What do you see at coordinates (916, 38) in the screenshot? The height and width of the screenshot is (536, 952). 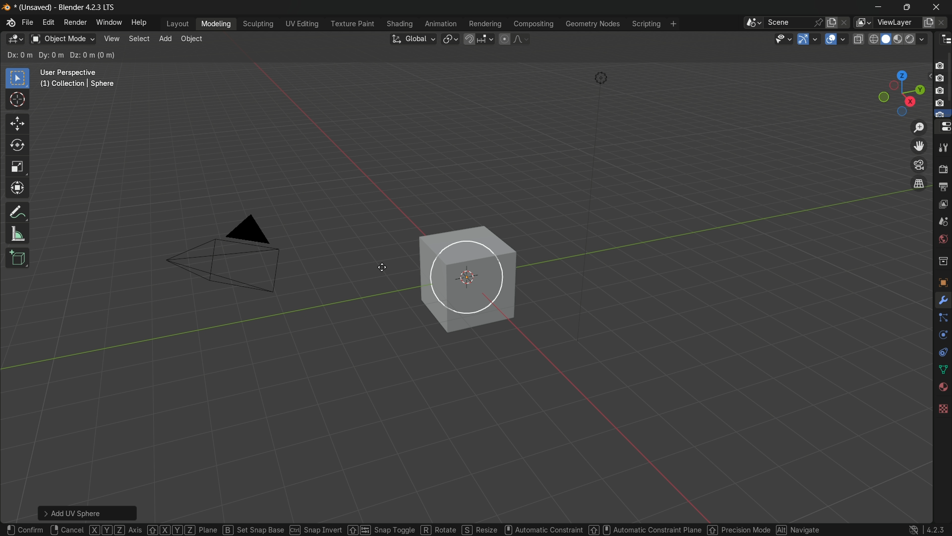 I see `render display` at bounding box center [916, 38].